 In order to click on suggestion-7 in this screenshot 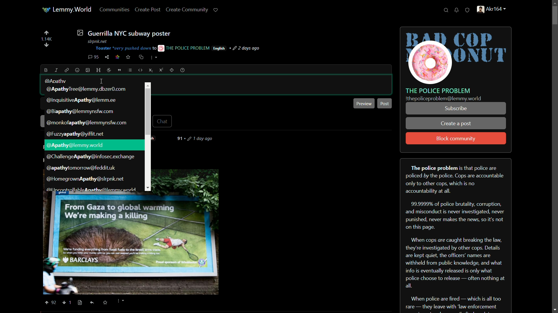, I will do `click(91, 157)`.